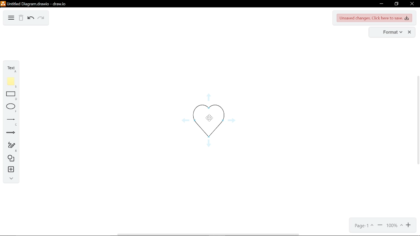 The height and width of the screenshot is (236, 420). Describe the element at coordinates (10, 69) in the screenshot. I see `text` at that location.